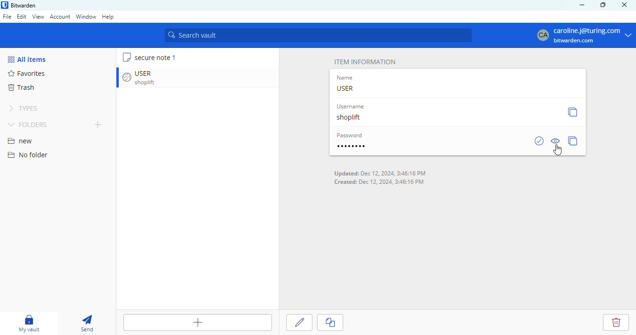  I want to click on password, so click(350, 136).